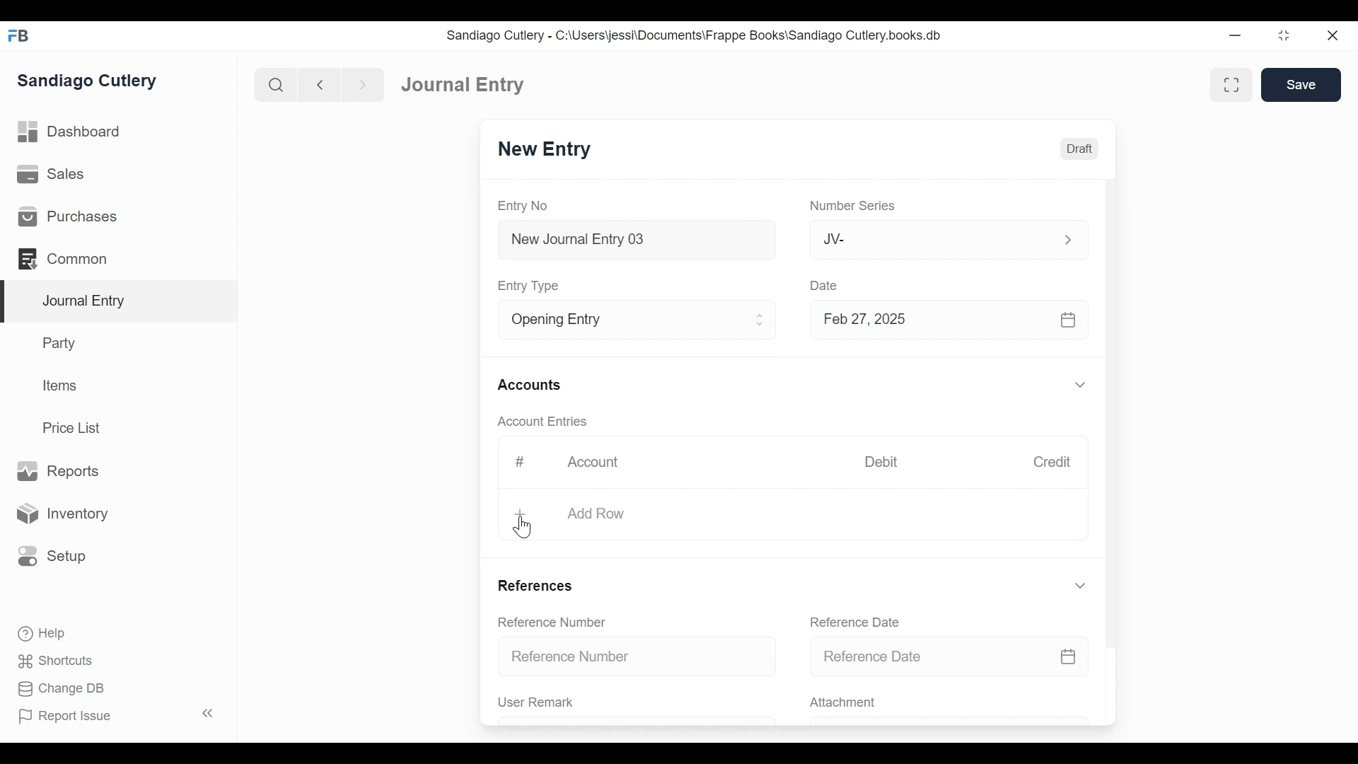 Image resolution: width=1358 pixels, height=764 pixels. Describe the element at coordinates (596, 463) in the screenshot. I see `Account` at that location.